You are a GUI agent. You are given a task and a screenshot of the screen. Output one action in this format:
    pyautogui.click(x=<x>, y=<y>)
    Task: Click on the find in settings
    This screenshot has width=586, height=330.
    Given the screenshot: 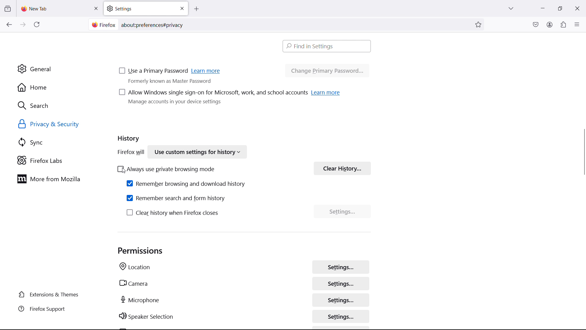 What is the action you would take?
    pyautogui.click(x=327, y=46)
    